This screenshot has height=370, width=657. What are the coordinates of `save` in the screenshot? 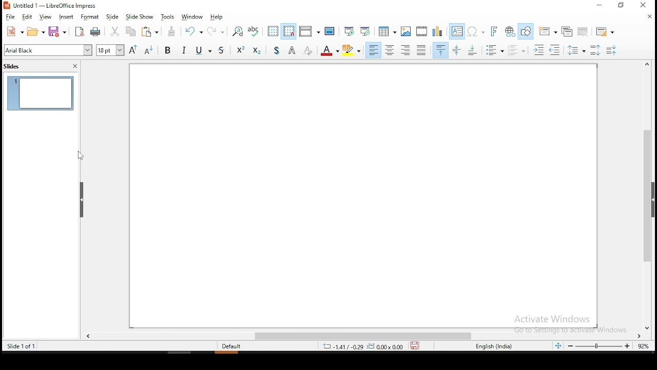 It's located at (418, 346).